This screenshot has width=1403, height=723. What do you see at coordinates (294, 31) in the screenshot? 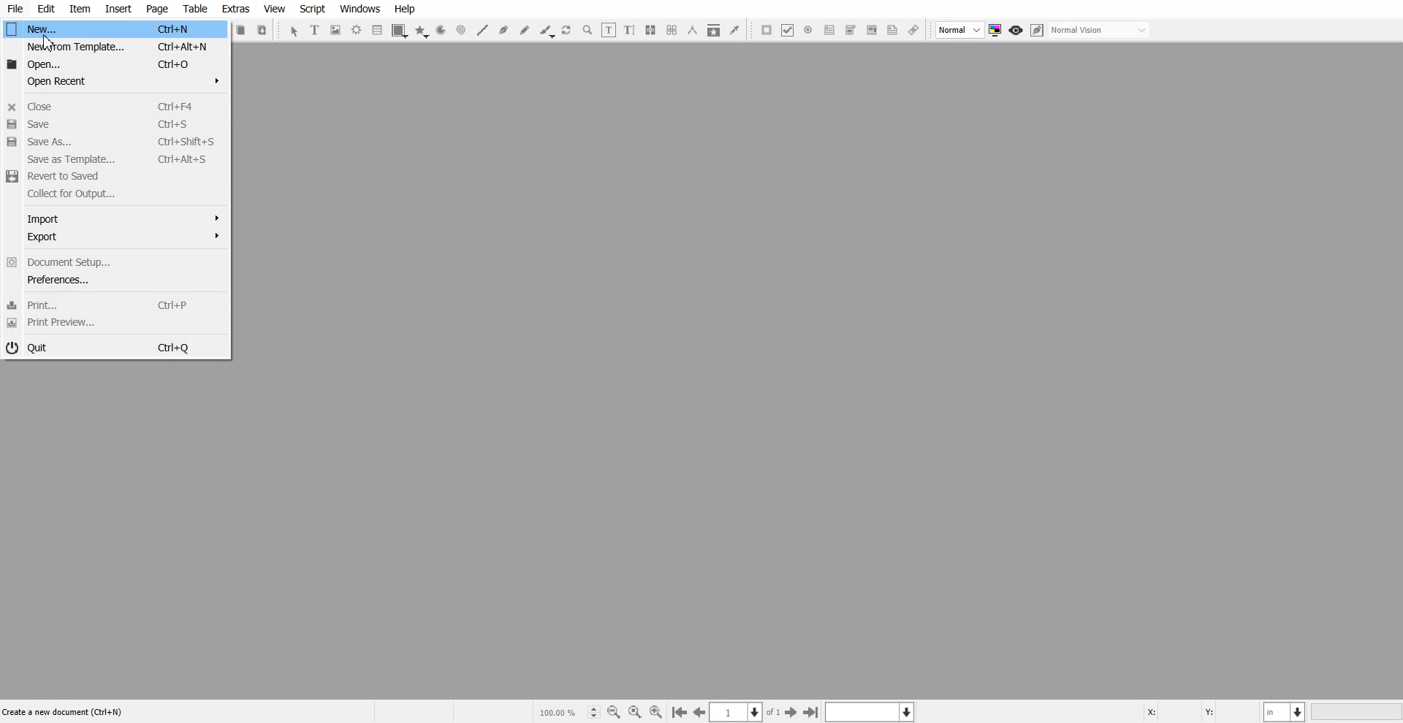
I see `Select Item` at bounding box center [294, 31].